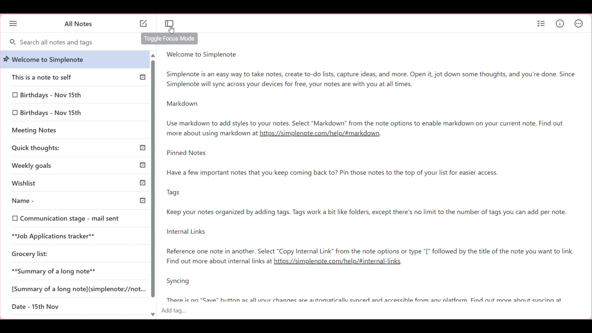 This screenshot has width=592, height=333. I want to click on Click to add note, so click(144, 23).